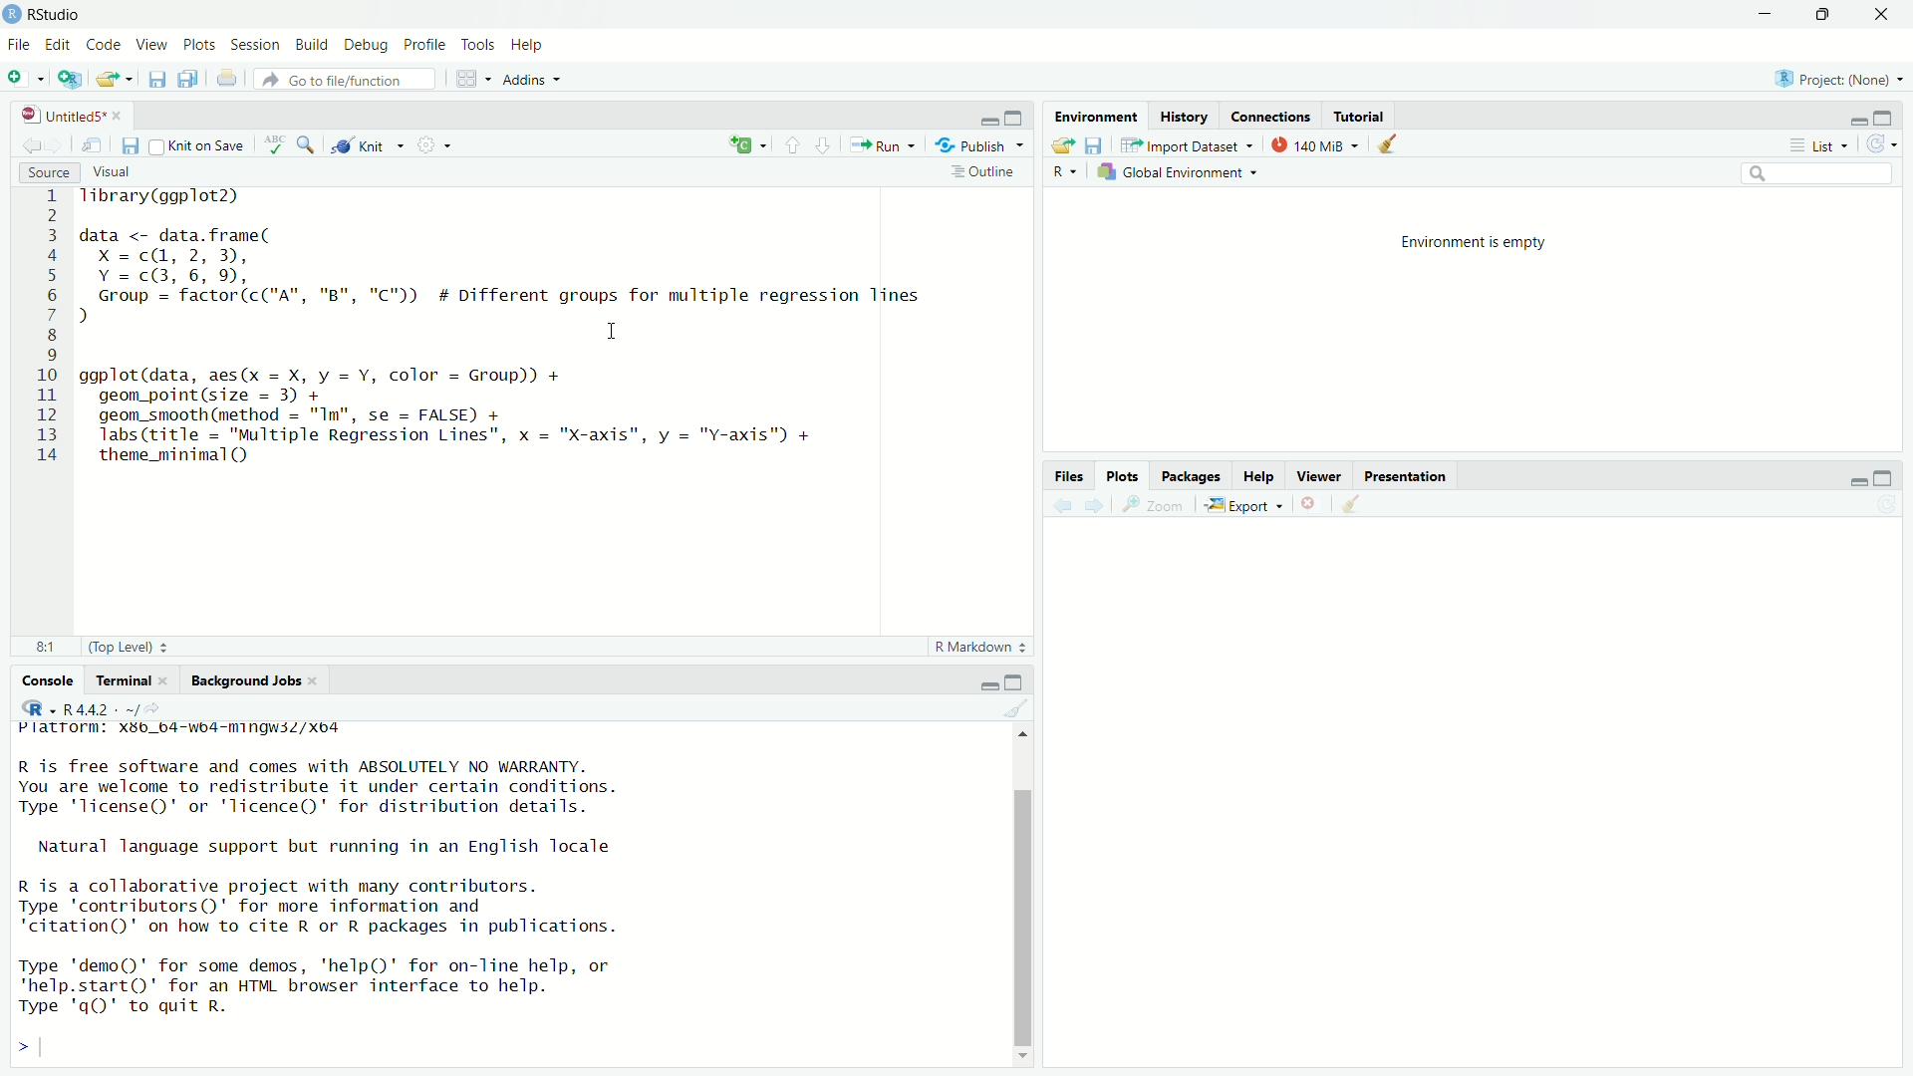 The width and height of the screenshot is (1913, 1076). I want to click on Knit, so click(370, 145).